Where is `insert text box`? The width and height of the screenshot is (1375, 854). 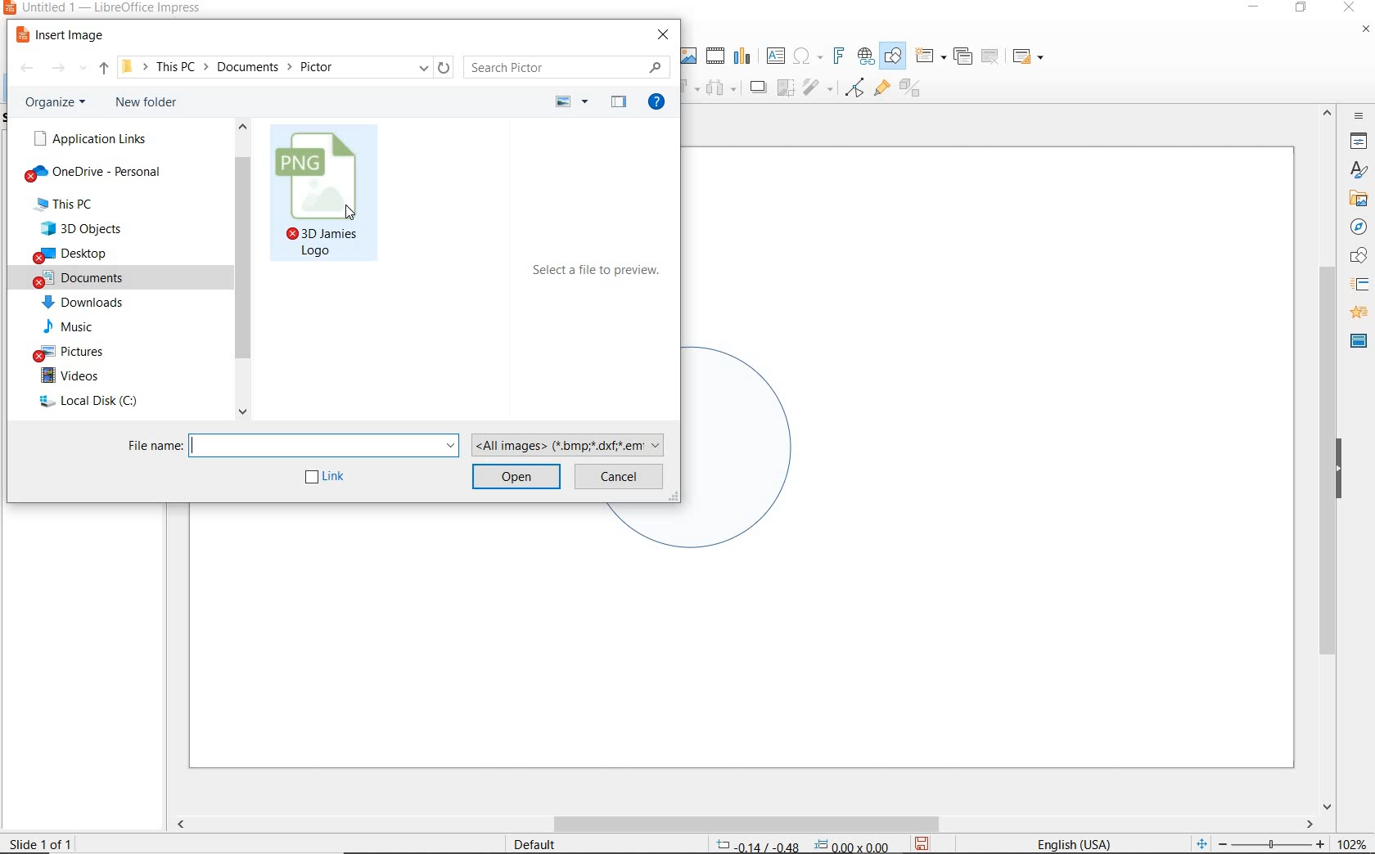 insert text box is located at coordinates (775, 56).